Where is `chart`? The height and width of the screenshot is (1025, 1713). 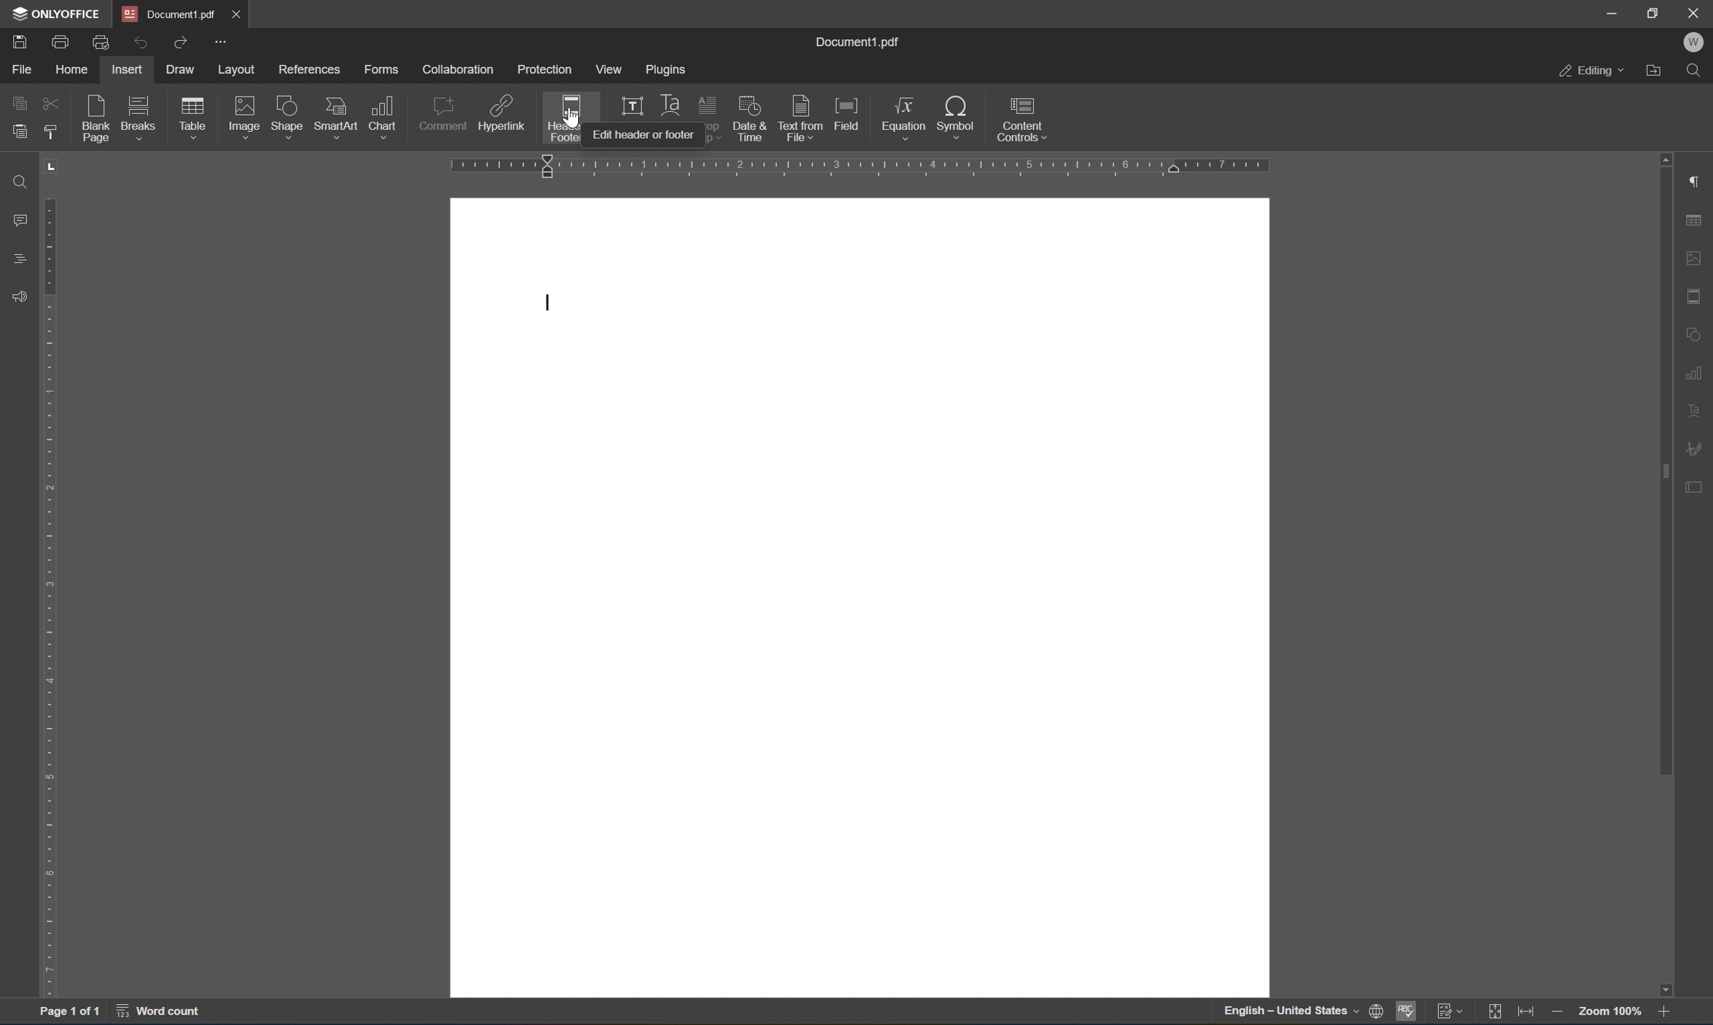
chart is located at coordinates (385, 115).